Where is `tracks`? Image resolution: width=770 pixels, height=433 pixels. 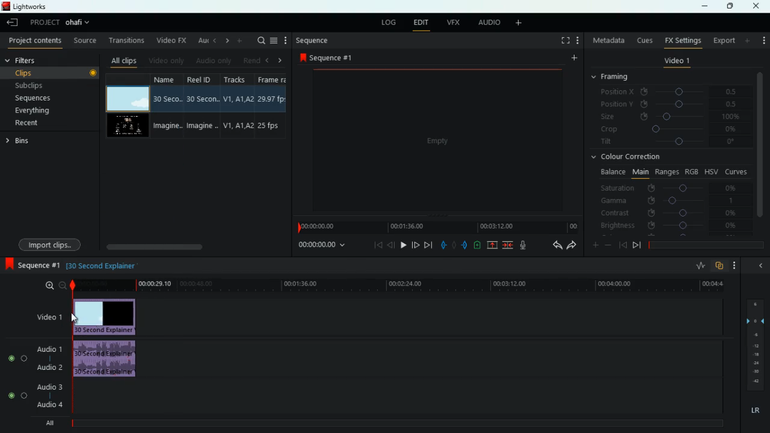 tracks is located at coordinates (235, 106).